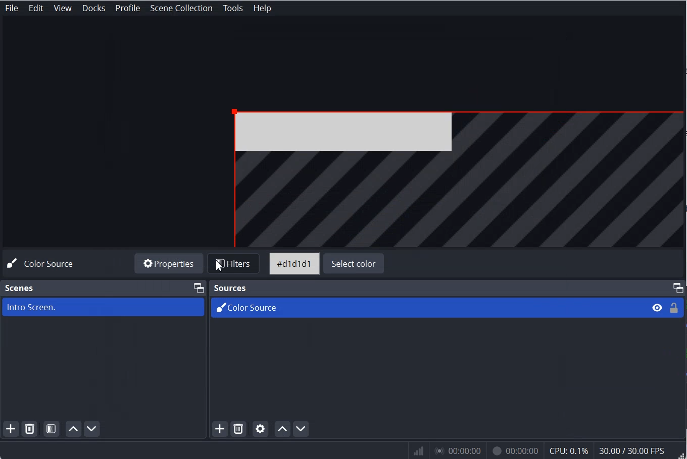 Image resolution: width=687 pixels, height=459 pixels. Describe the element at coordinates (220, 429) in the screenshot. I see `Add Source` at that location.